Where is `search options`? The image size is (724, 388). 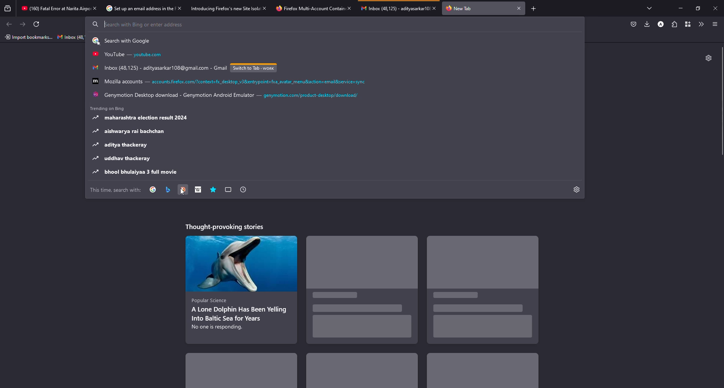
search options is located at coordinates (136, 172).